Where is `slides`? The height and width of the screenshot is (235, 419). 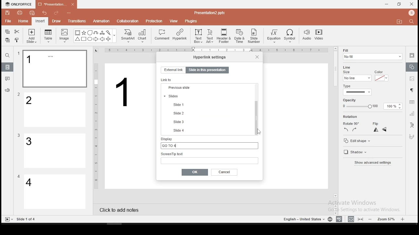 slides is located at coordinates (8, 67).